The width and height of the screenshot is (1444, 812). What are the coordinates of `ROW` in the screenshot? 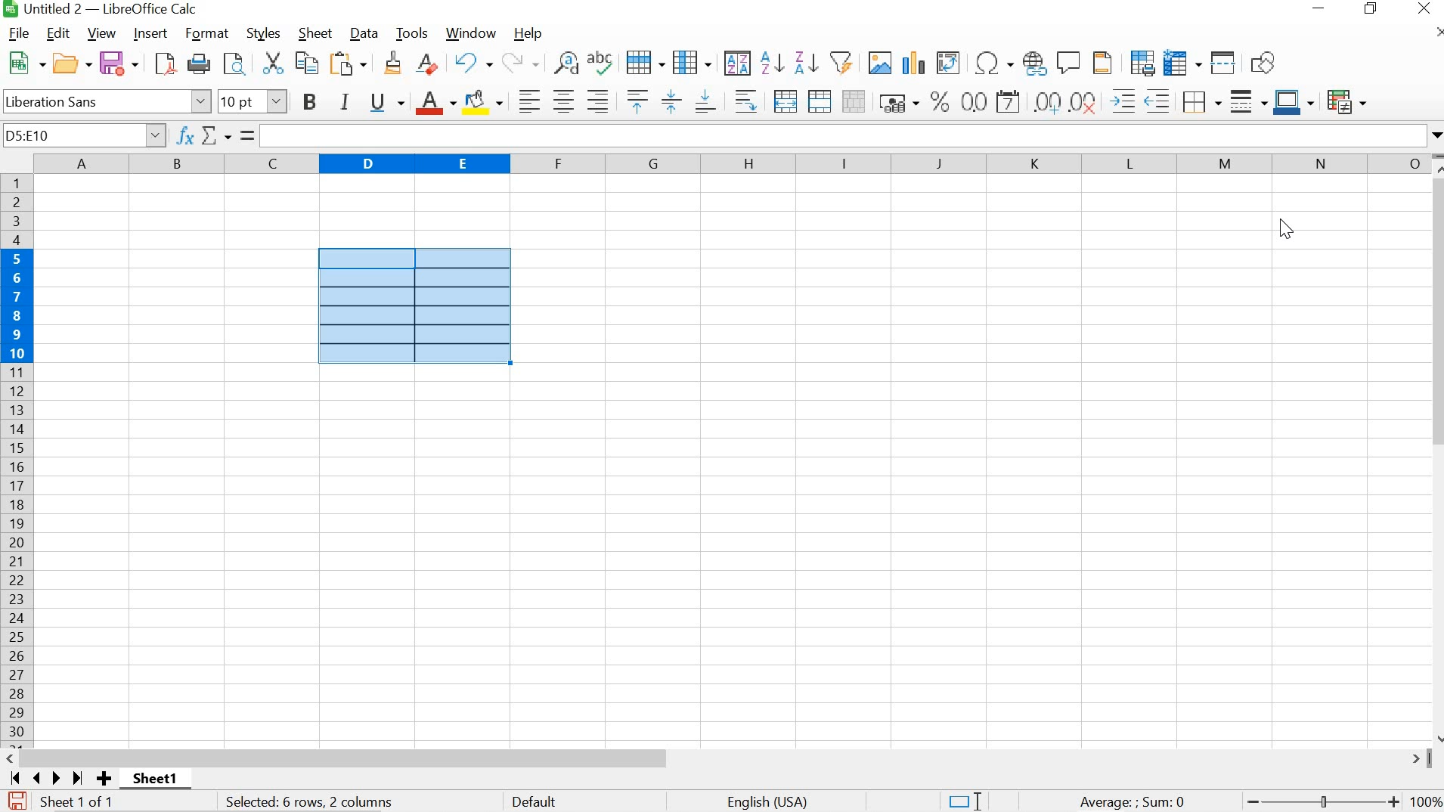 It's located at (646, 64).